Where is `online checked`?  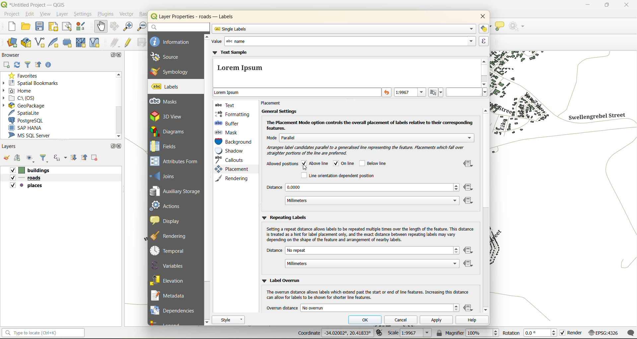 online checked is located at coordinates (346, 163).